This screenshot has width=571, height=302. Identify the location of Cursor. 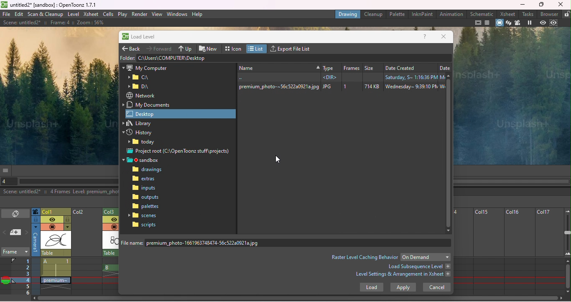
(278, 159).